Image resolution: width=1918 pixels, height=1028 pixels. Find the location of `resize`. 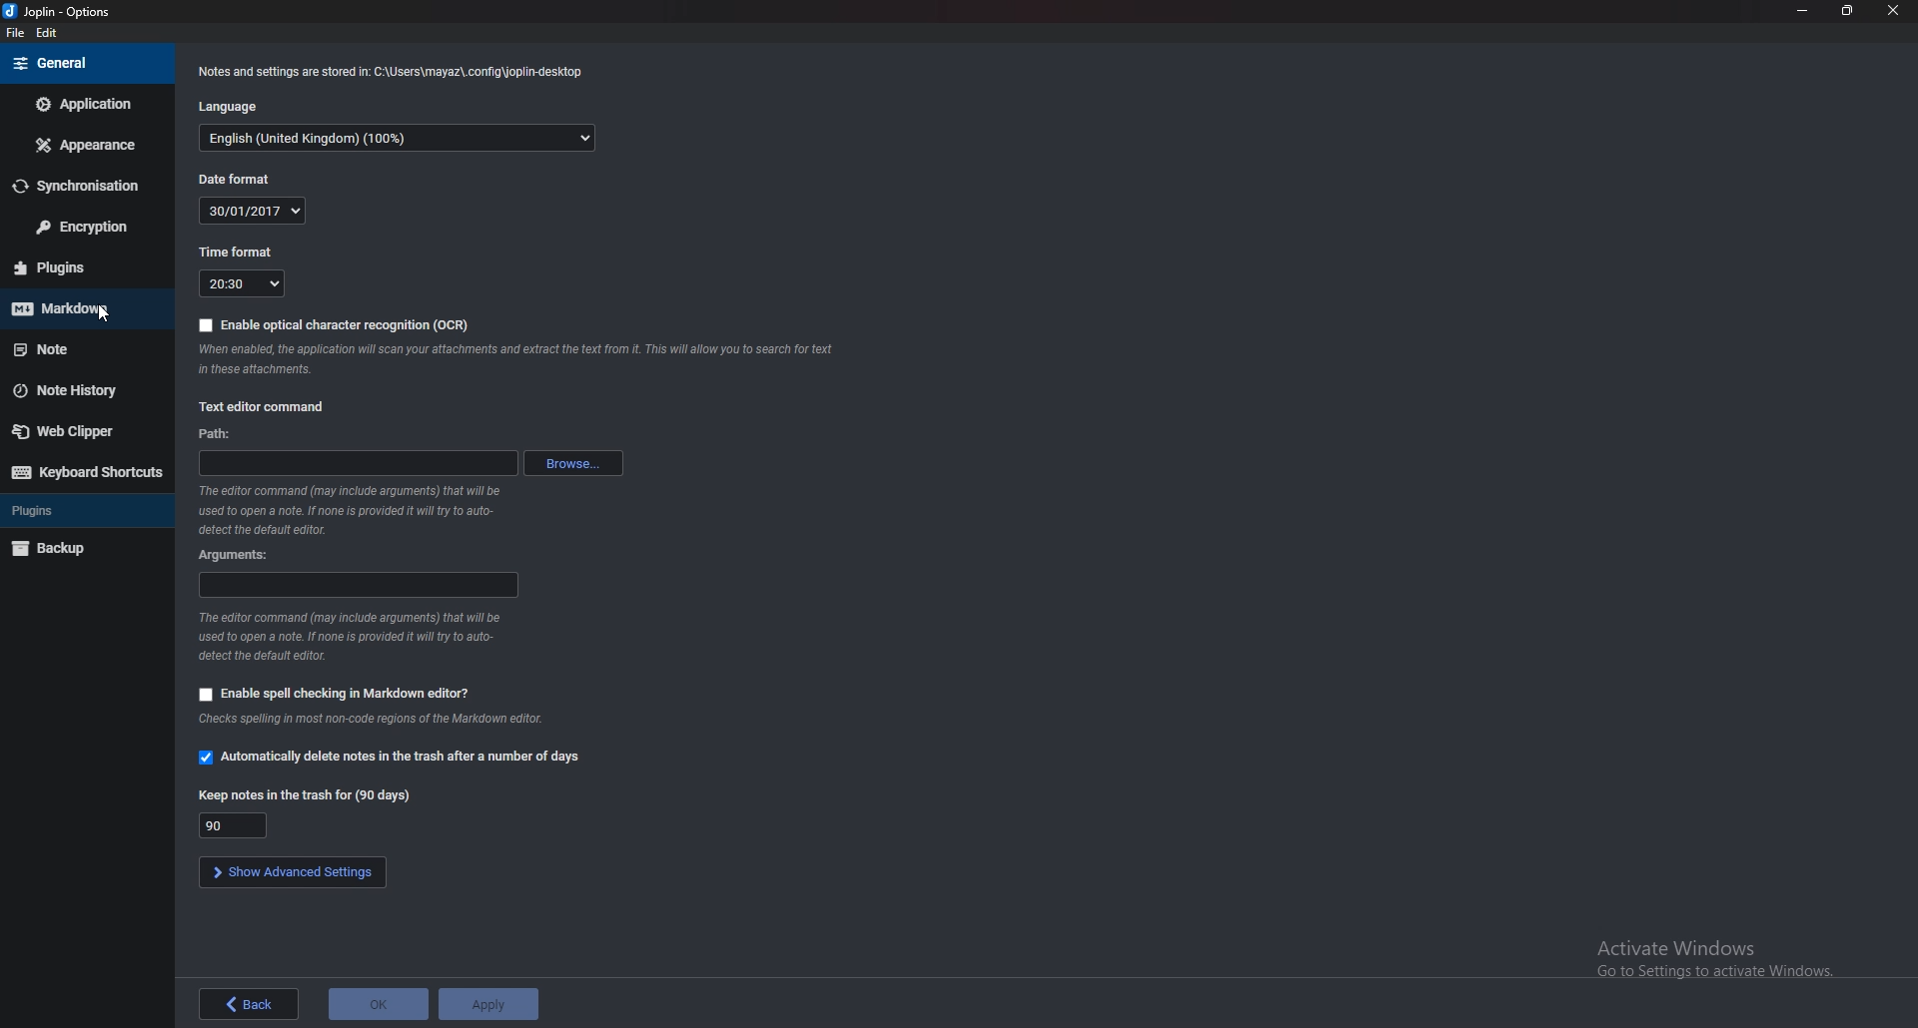

resize is located at coordinates (1846, 11).